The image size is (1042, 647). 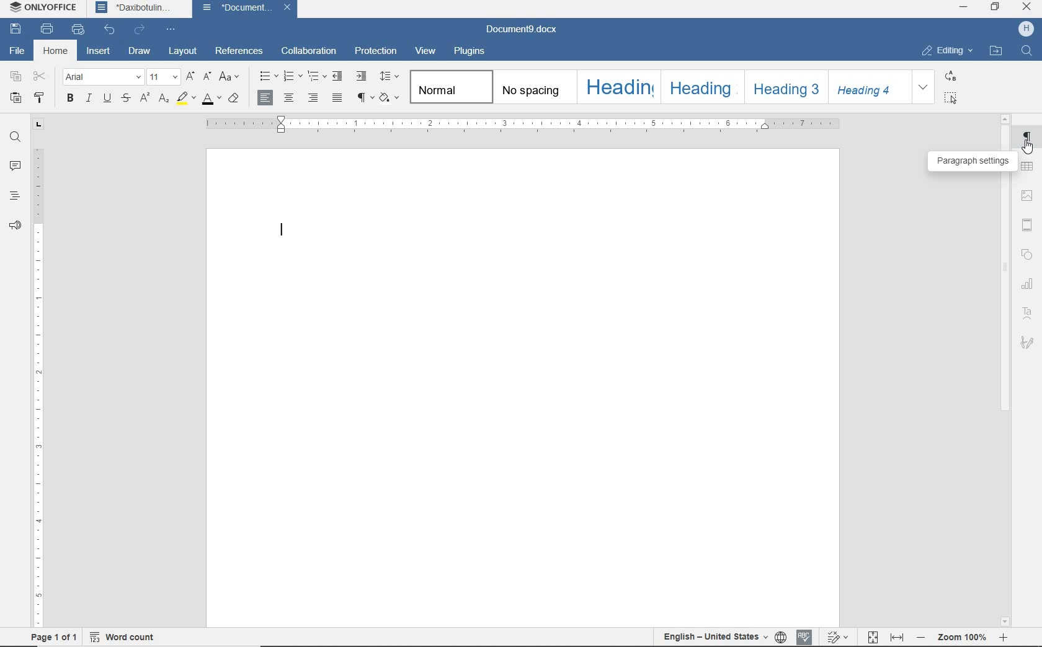 What do you see at coordinates (18, 53) in the screenshot?
I see `file` at bounding box center [18, 53].